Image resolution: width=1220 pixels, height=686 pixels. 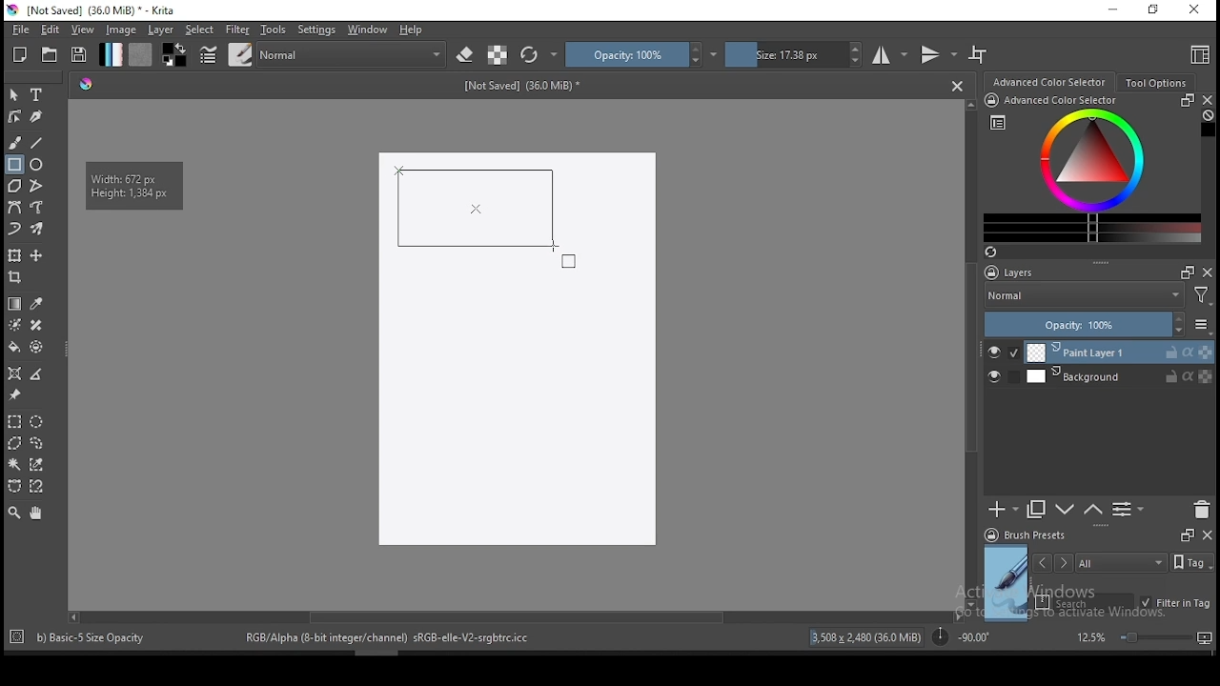 What do you see at coordinates (13, 395) in the screenshot?
I see `reference images tool` at bounding box center [13, 395].